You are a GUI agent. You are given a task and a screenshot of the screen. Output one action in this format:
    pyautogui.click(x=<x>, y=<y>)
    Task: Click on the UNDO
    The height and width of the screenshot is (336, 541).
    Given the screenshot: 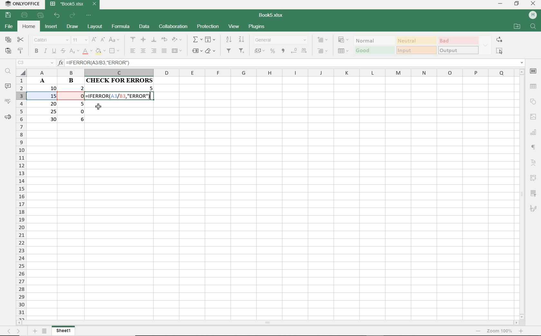 What is the action you would take?
    pyautogui.click(x=57, y=15)
    